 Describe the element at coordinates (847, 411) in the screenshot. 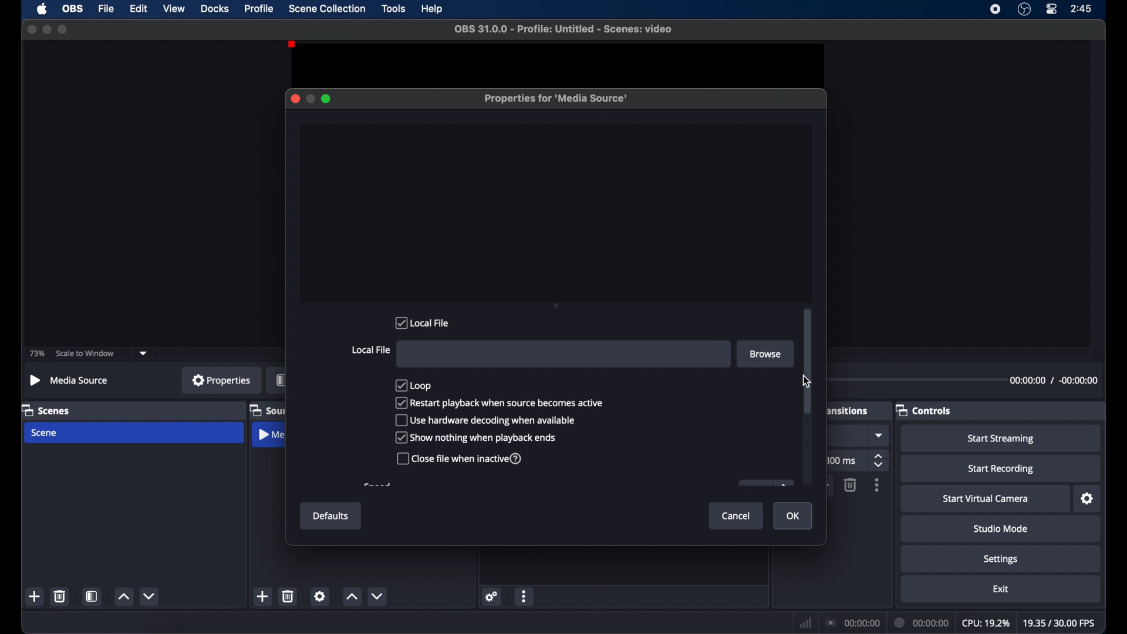

I see `transitions` at that location.